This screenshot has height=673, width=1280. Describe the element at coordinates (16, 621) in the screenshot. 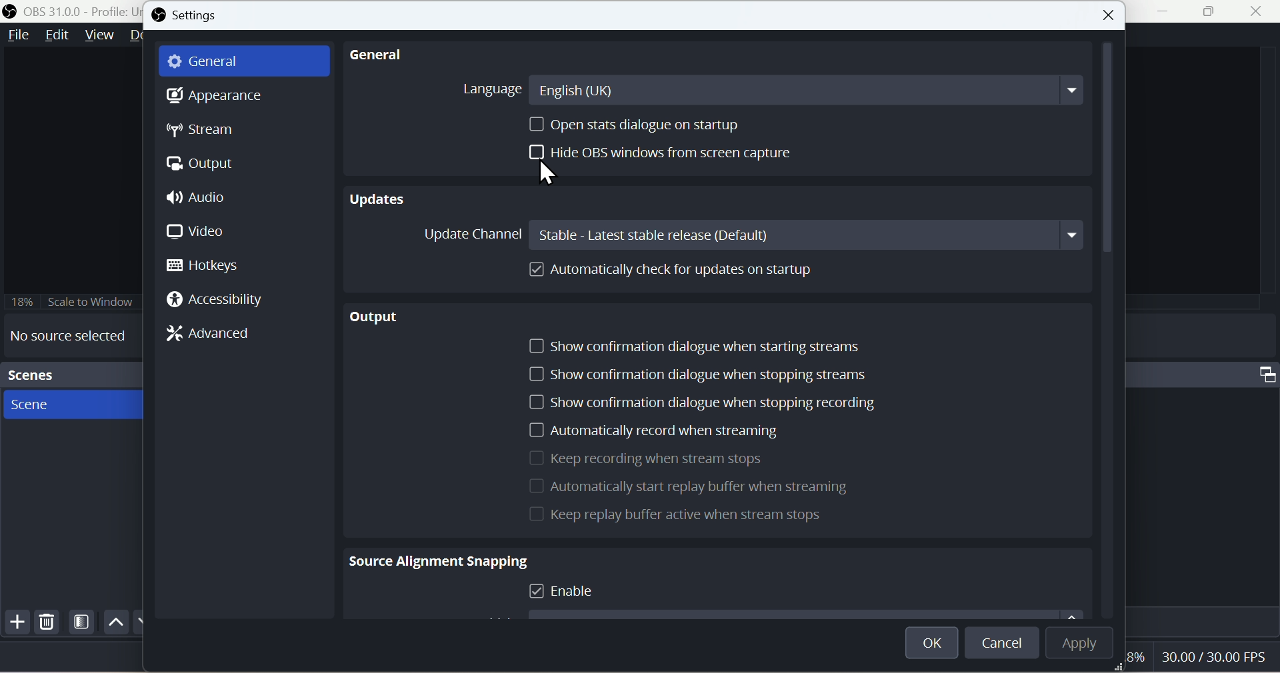

I see `Add file` at that location.